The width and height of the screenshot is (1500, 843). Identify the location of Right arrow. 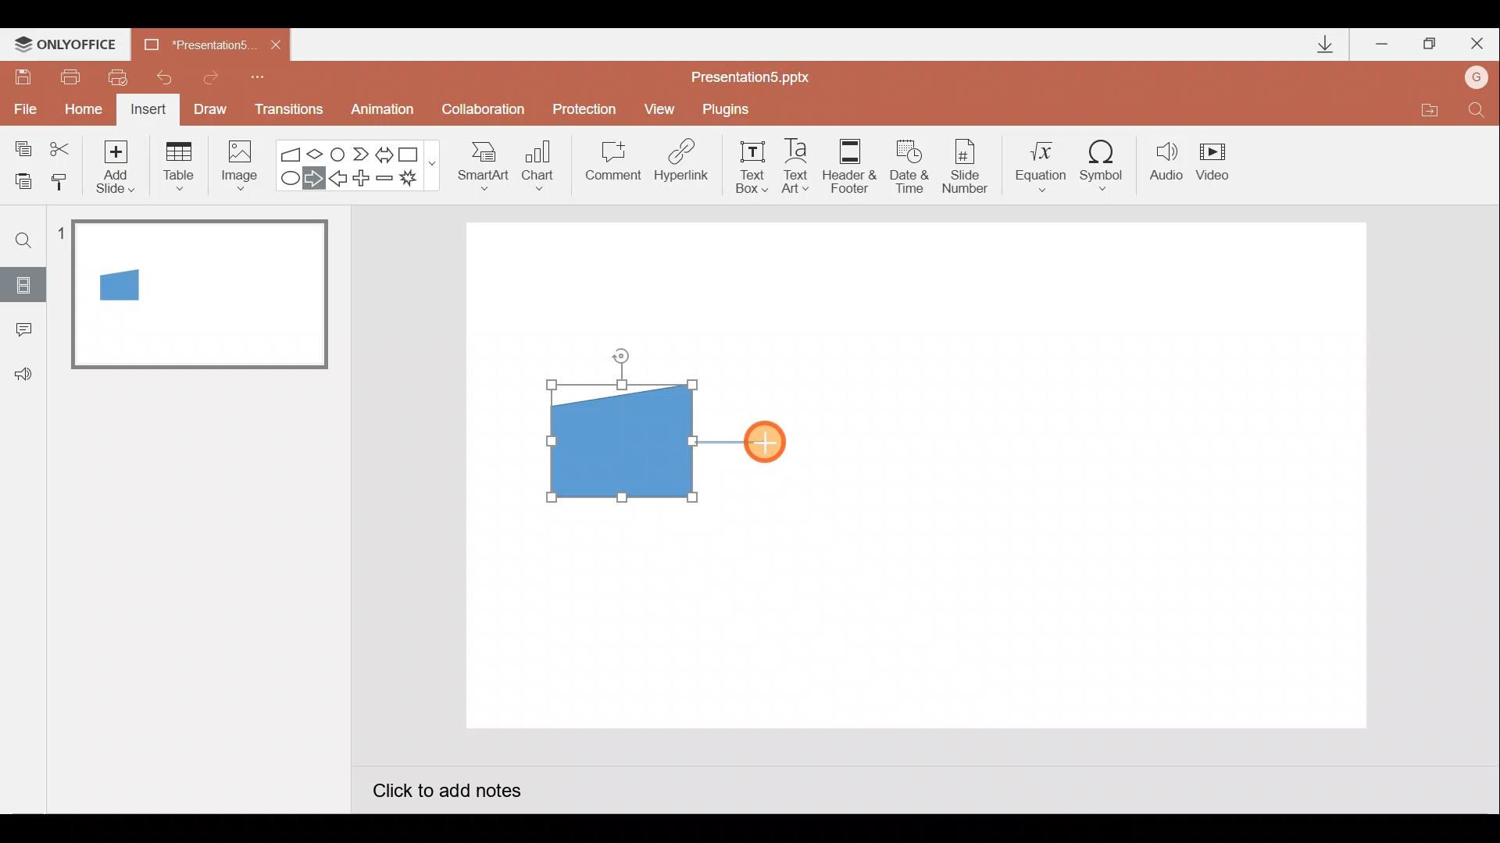
(316, 177).